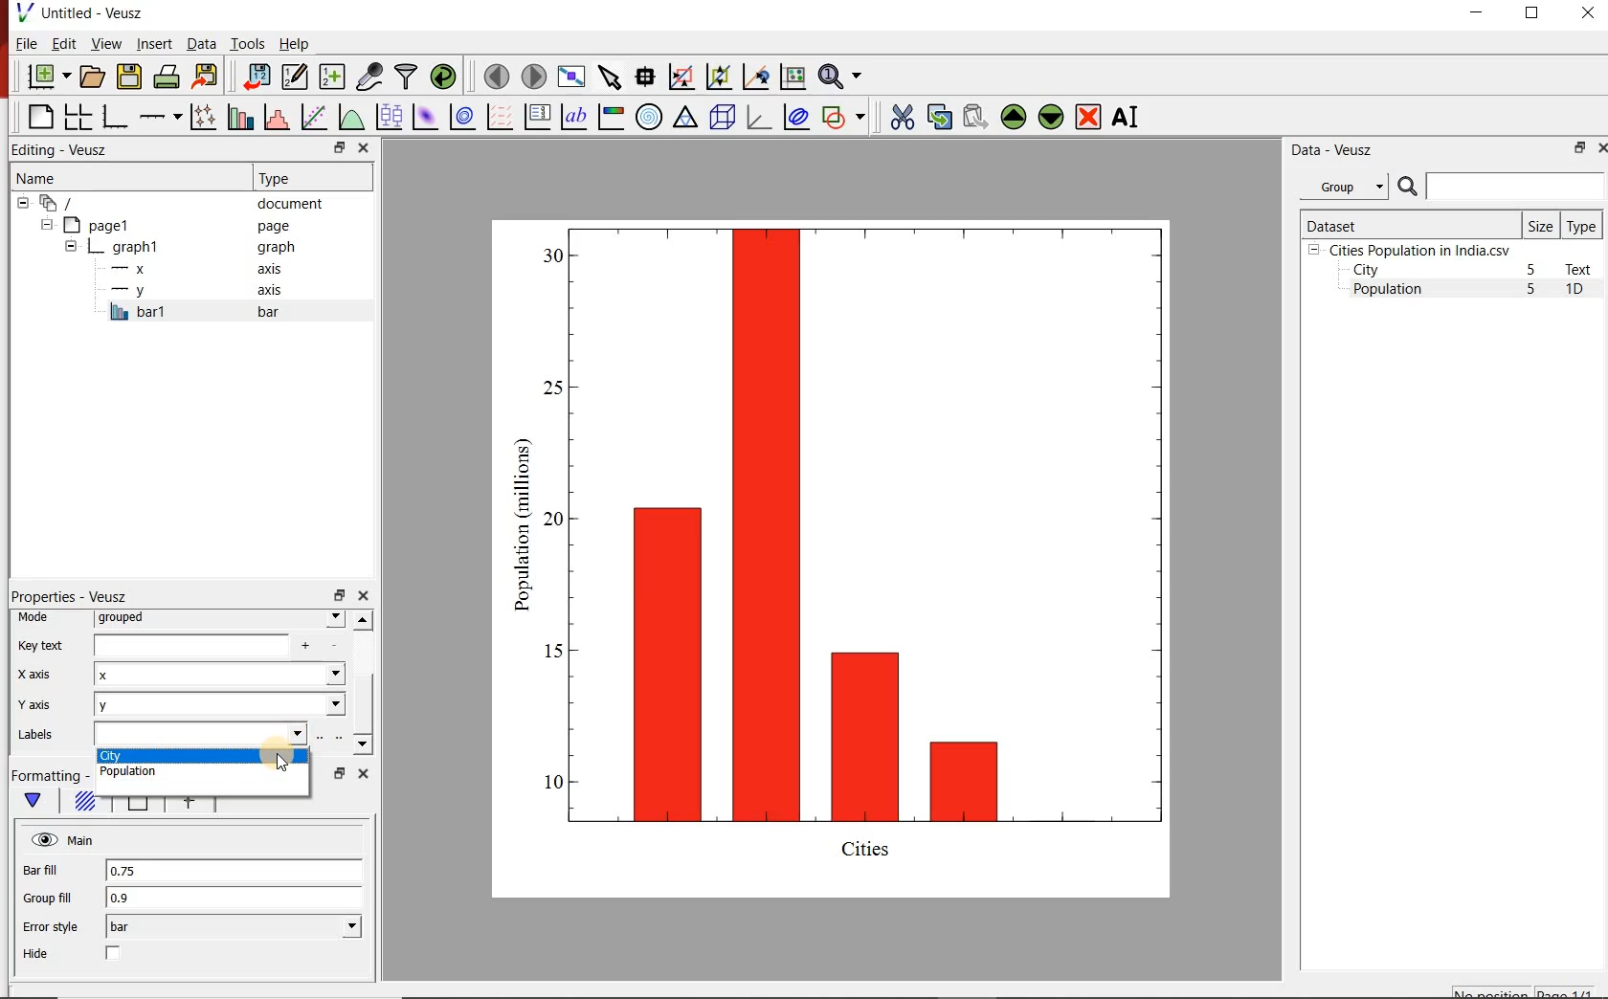 The image size is (1608, 999). What do you see at coordinates (855, 554) in the screenshot?
I see `graph1` at bounding box center [855, 554].